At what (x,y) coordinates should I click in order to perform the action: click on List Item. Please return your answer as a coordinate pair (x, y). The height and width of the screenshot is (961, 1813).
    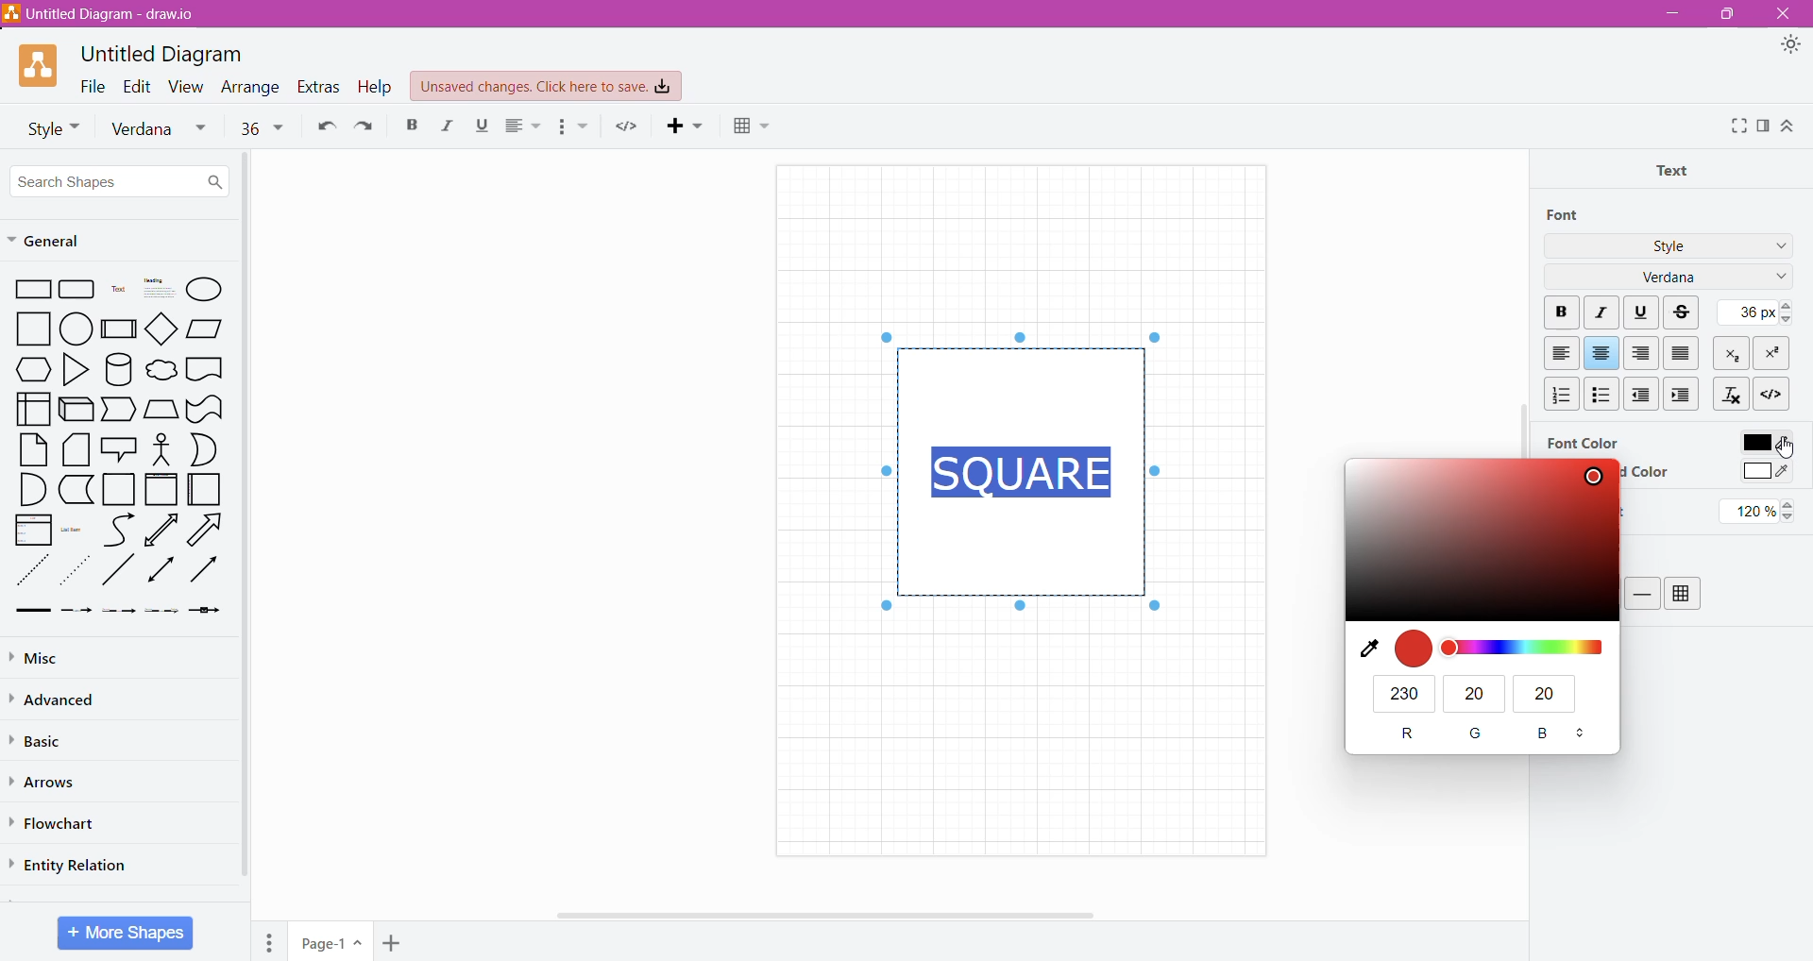
    Looking at the image, I should click on (76, 529).